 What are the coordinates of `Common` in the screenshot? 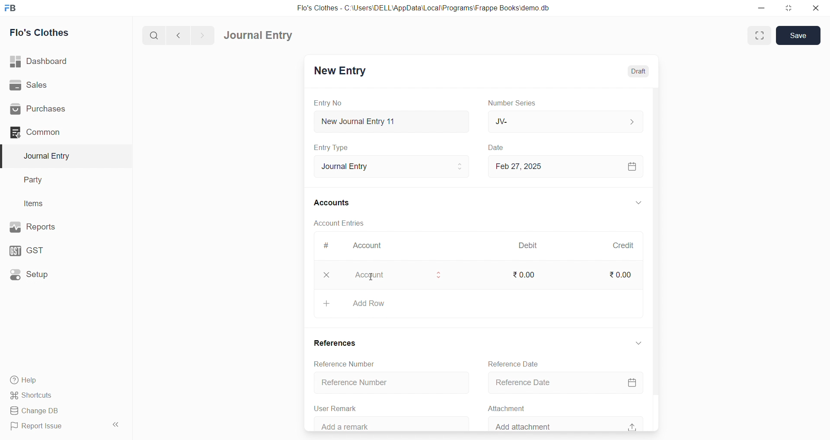 It's located at (52, 133).